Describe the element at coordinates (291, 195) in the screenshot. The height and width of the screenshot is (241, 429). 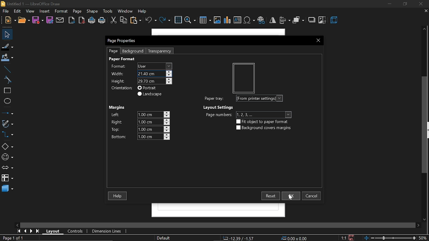
I see `ok` at that location.